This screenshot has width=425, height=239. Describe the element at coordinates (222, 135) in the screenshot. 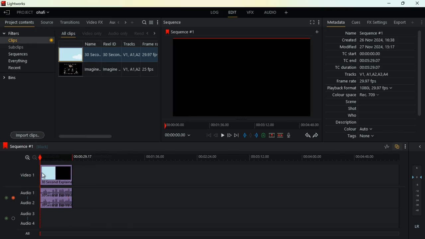

I see `play` at that location.